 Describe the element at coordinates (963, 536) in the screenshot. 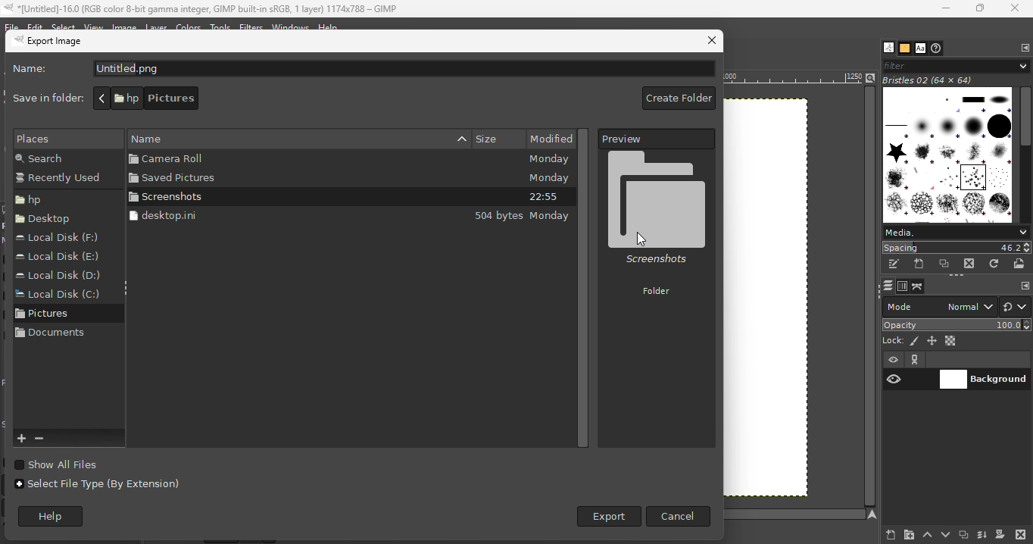

I see `Create the duplicate of the layer` at that location.